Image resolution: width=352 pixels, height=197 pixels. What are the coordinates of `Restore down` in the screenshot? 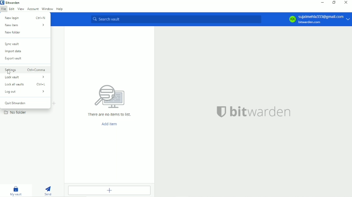 It's located at (333, 3).